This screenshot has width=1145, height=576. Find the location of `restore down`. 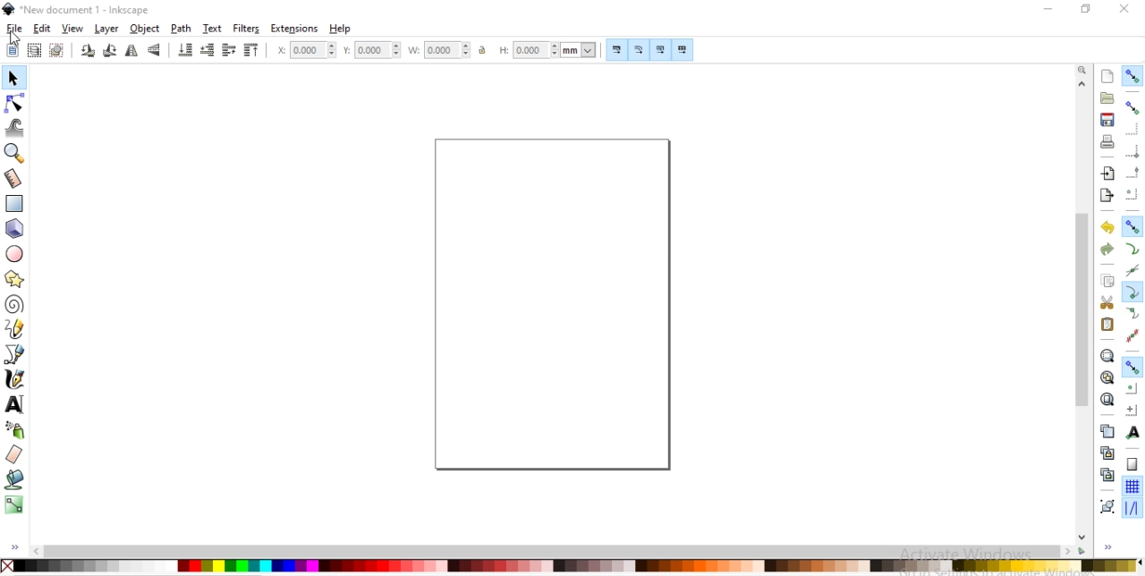

restore down is located at coordinates (1082, 8).